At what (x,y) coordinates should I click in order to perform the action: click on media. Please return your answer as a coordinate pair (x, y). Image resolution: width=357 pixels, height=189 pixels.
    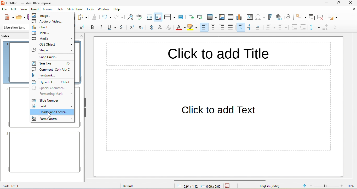
    Looking at the image, I should click on (52, 38).